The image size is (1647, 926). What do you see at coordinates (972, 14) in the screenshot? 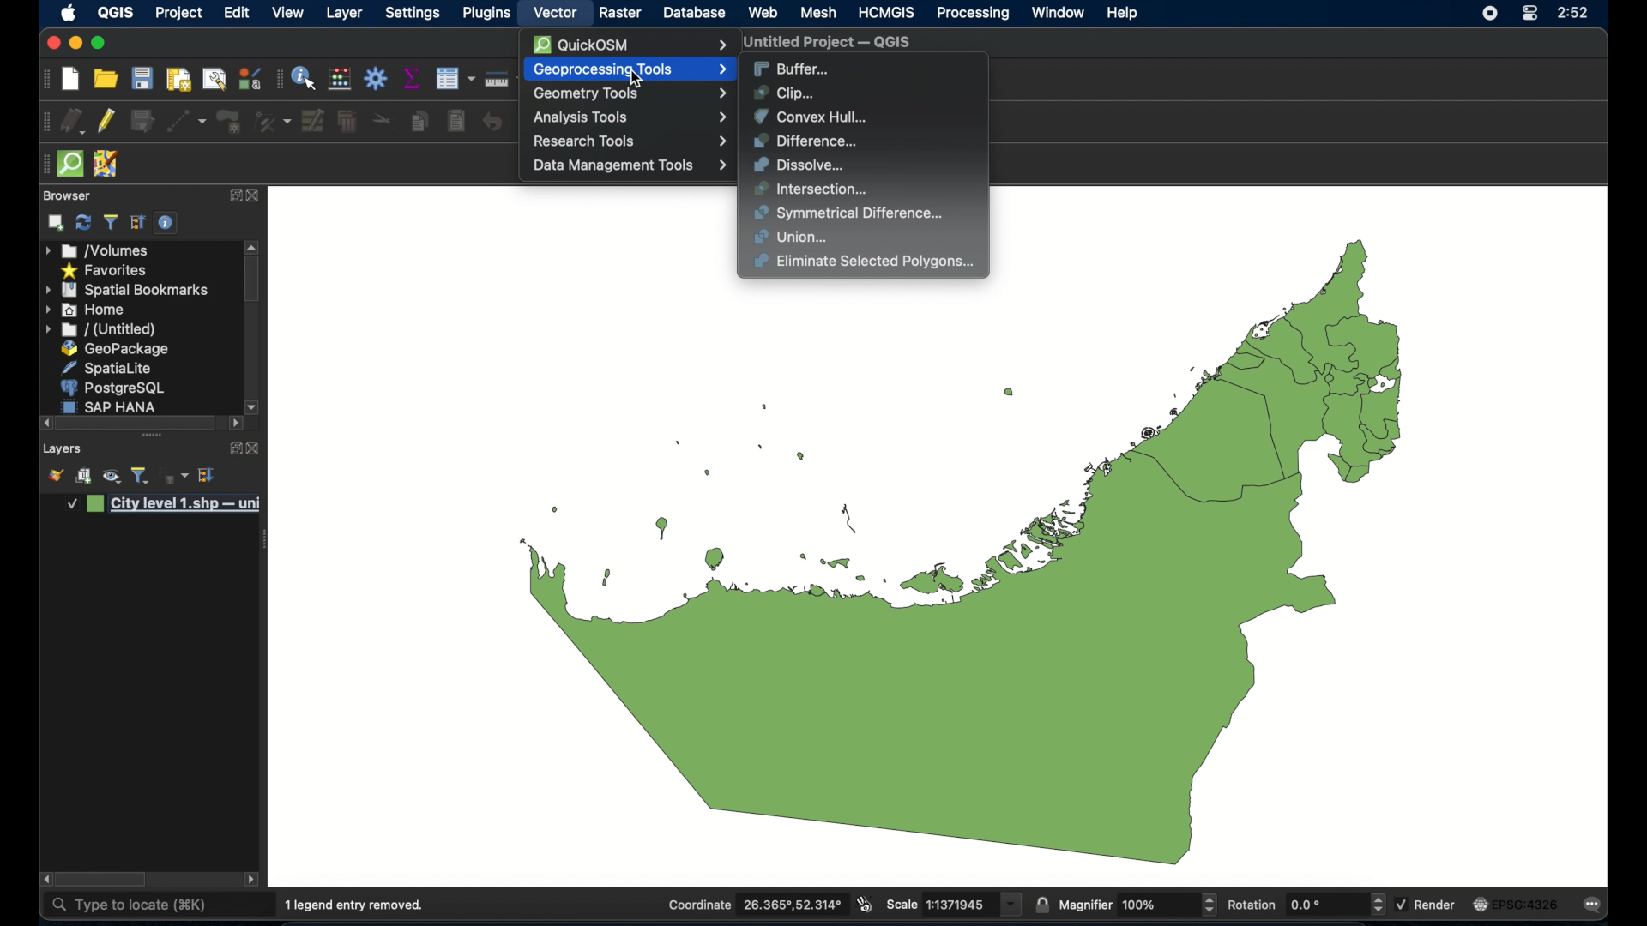
I see `processing` at bounding box center [972, 14].